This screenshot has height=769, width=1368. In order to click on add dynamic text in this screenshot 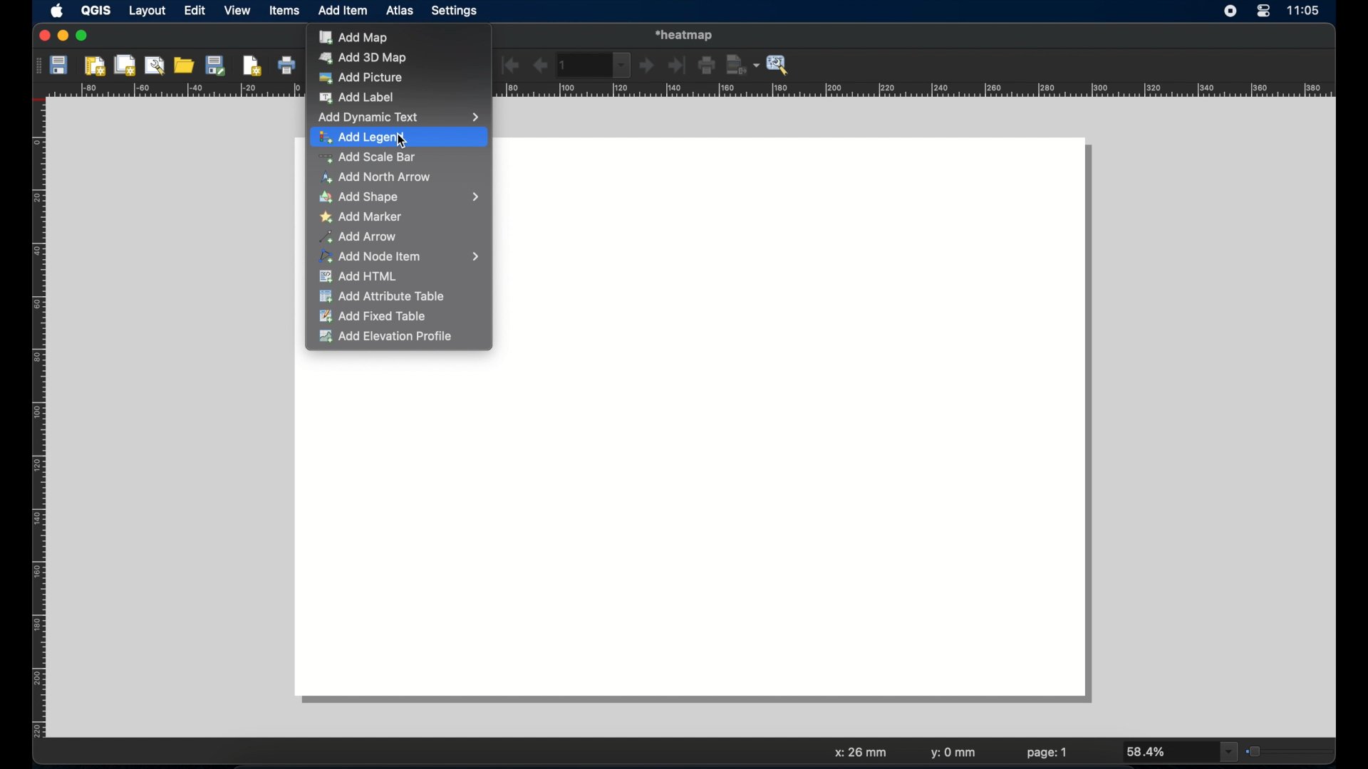, I will do `click(398, 117)`.